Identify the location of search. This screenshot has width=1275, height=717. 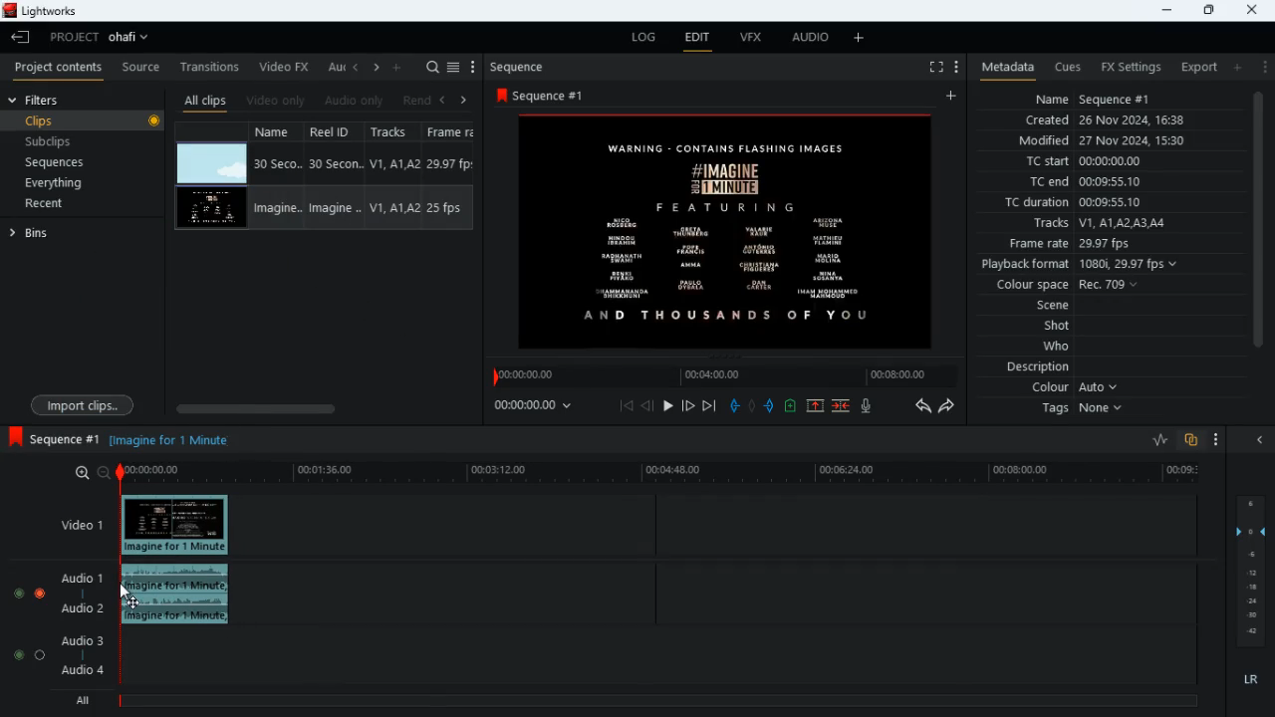
(432, 68).